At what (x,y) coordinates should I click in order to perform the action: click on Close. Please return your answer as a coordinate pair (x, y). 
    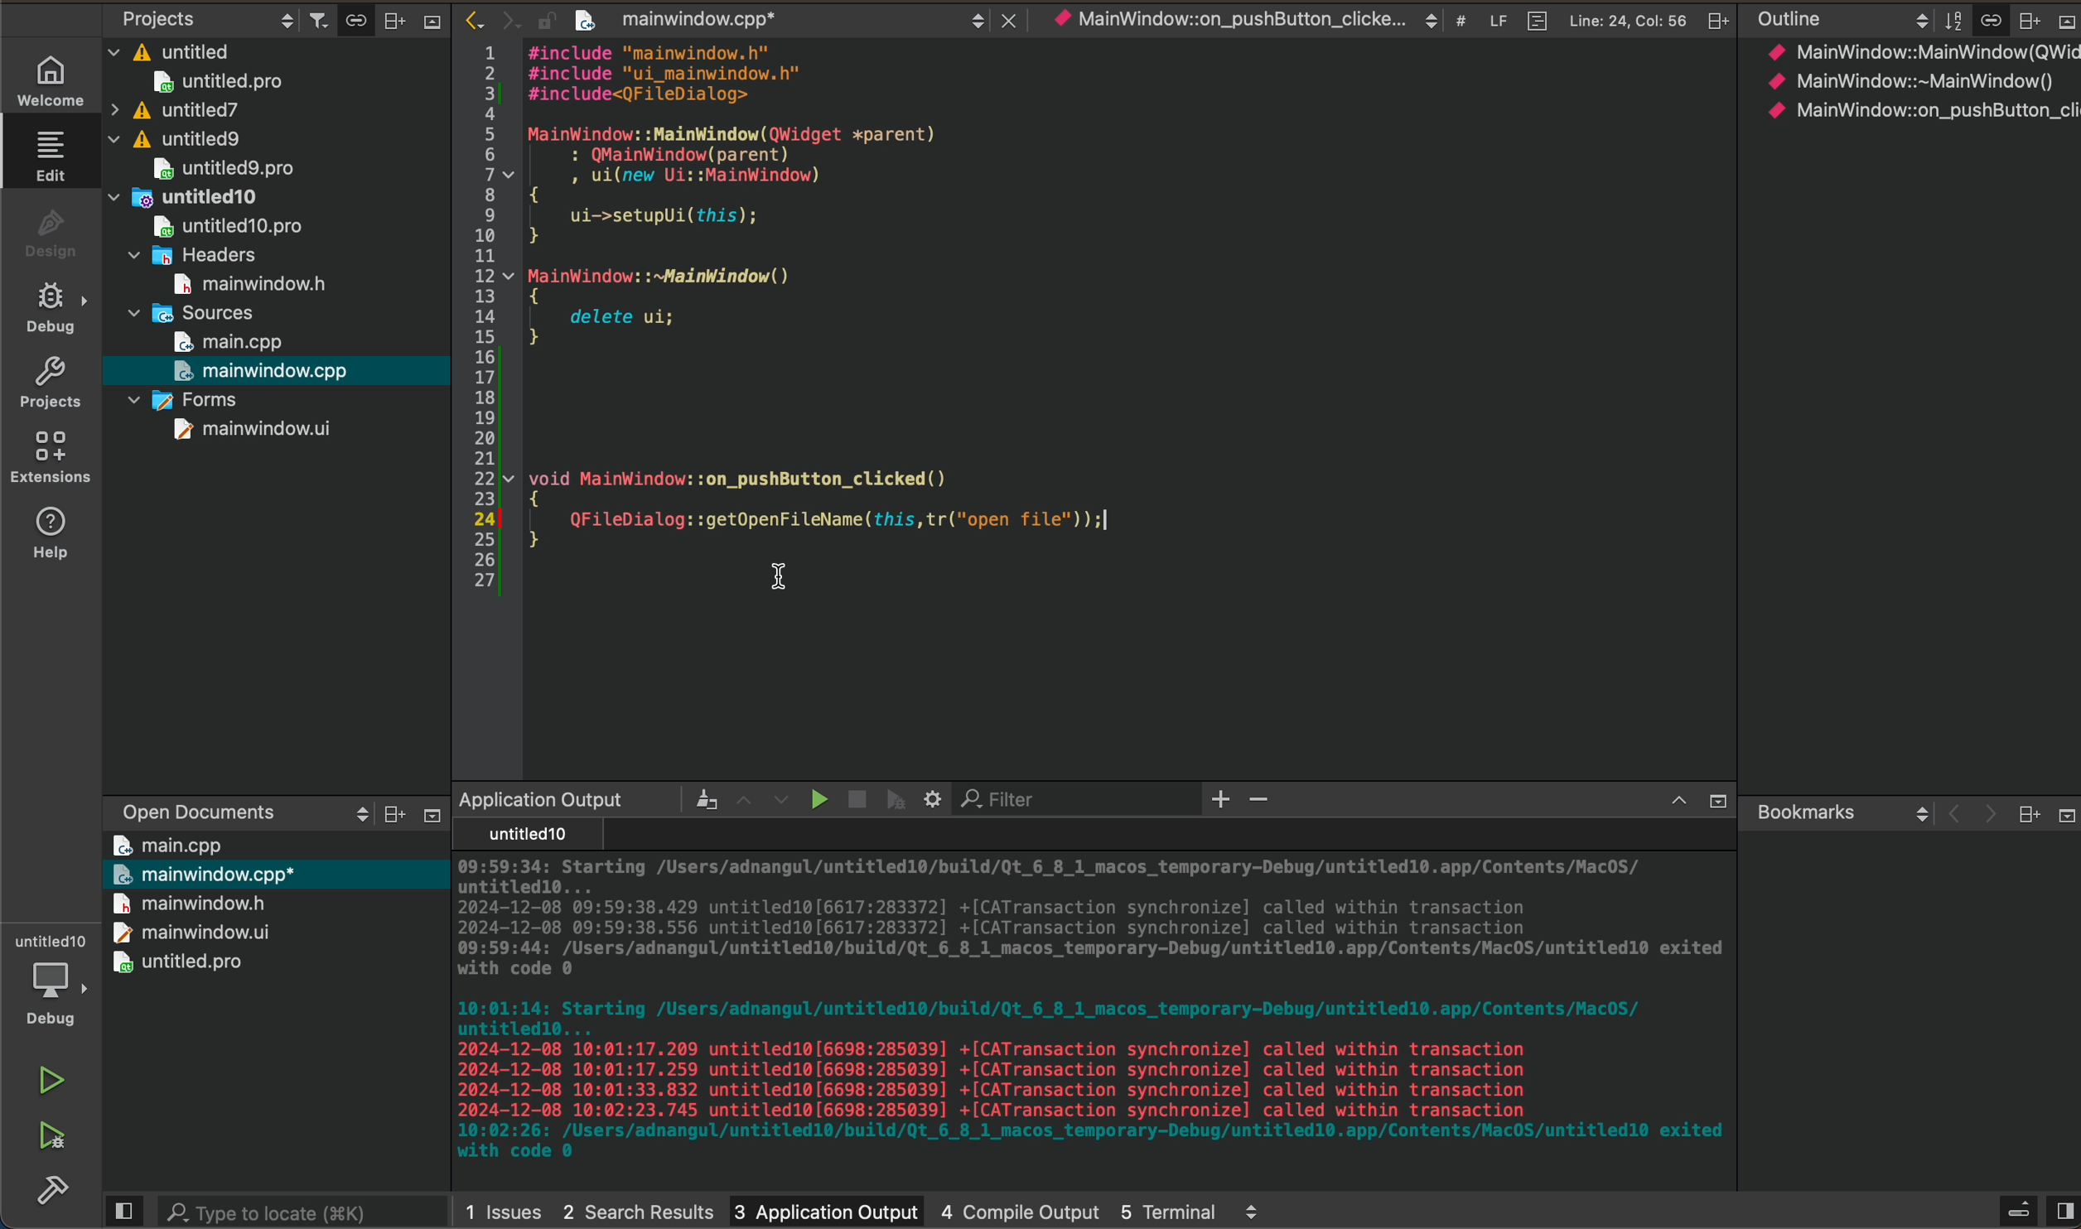
    Looking at the image, I should click on (1004, 17).